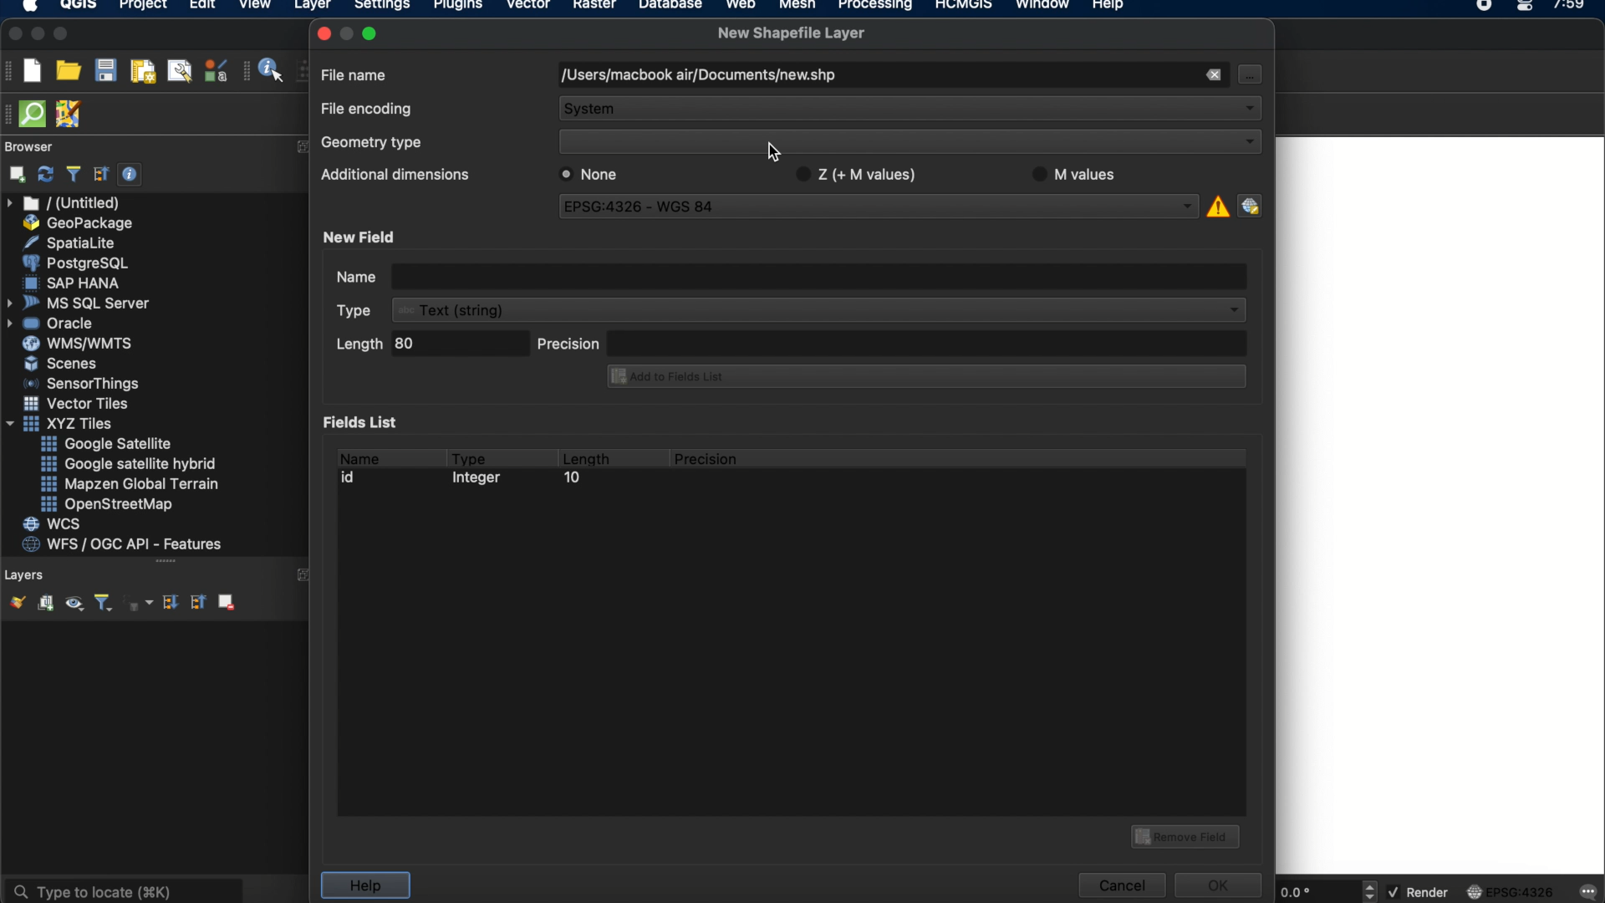  What do you see at coordinates (166, 564) in the screenshot?
I see `more` at bounding box center [166, 564].